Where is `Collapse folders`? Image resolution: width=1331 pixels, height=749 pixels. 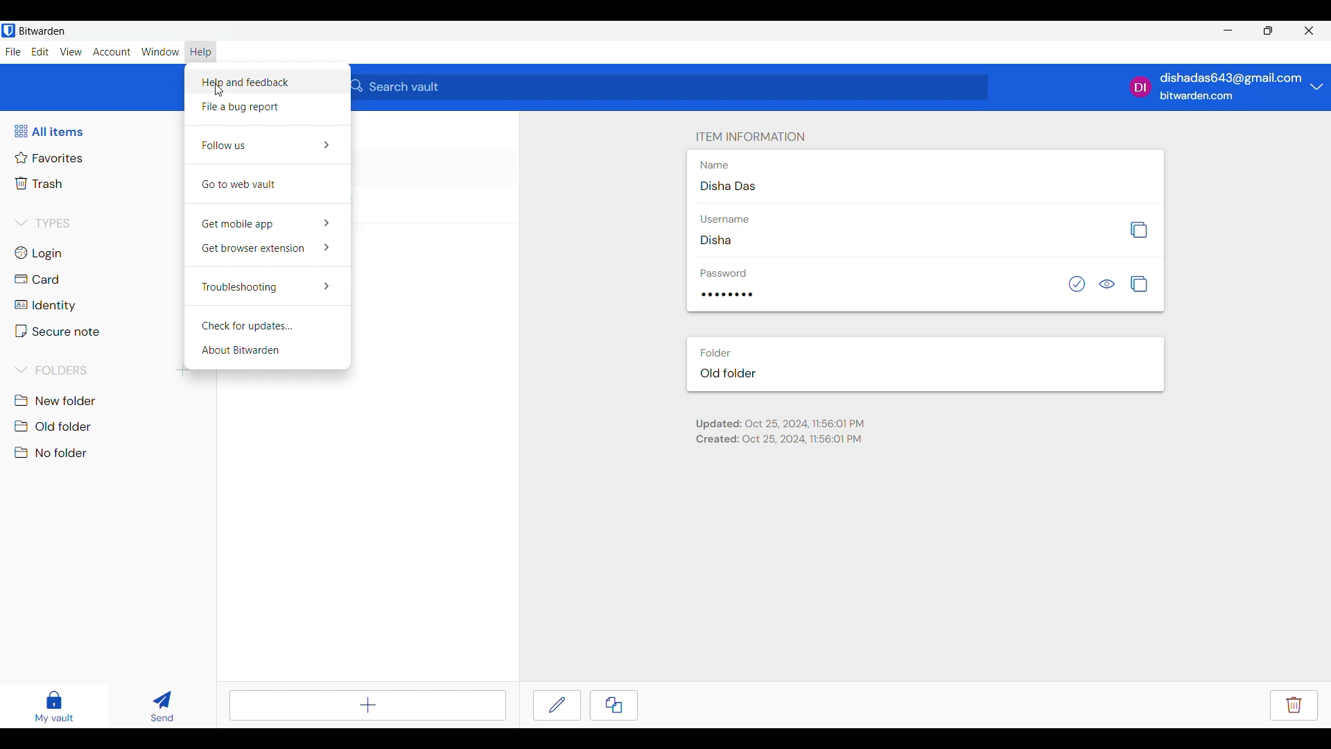 Collapse folders is located at coordinates (53, 370).